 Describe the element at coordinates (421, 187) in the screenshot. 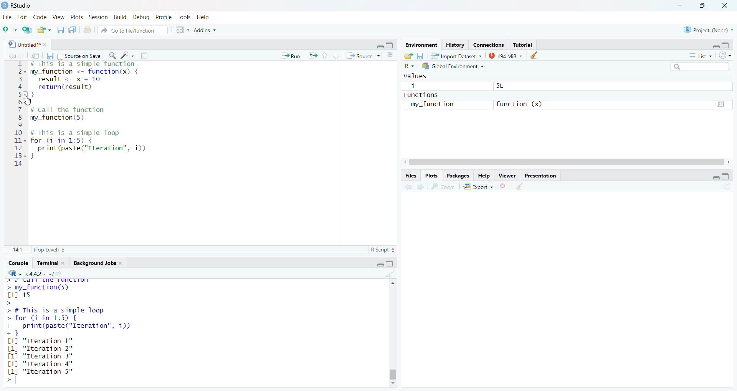

I see `next plot` at that location.